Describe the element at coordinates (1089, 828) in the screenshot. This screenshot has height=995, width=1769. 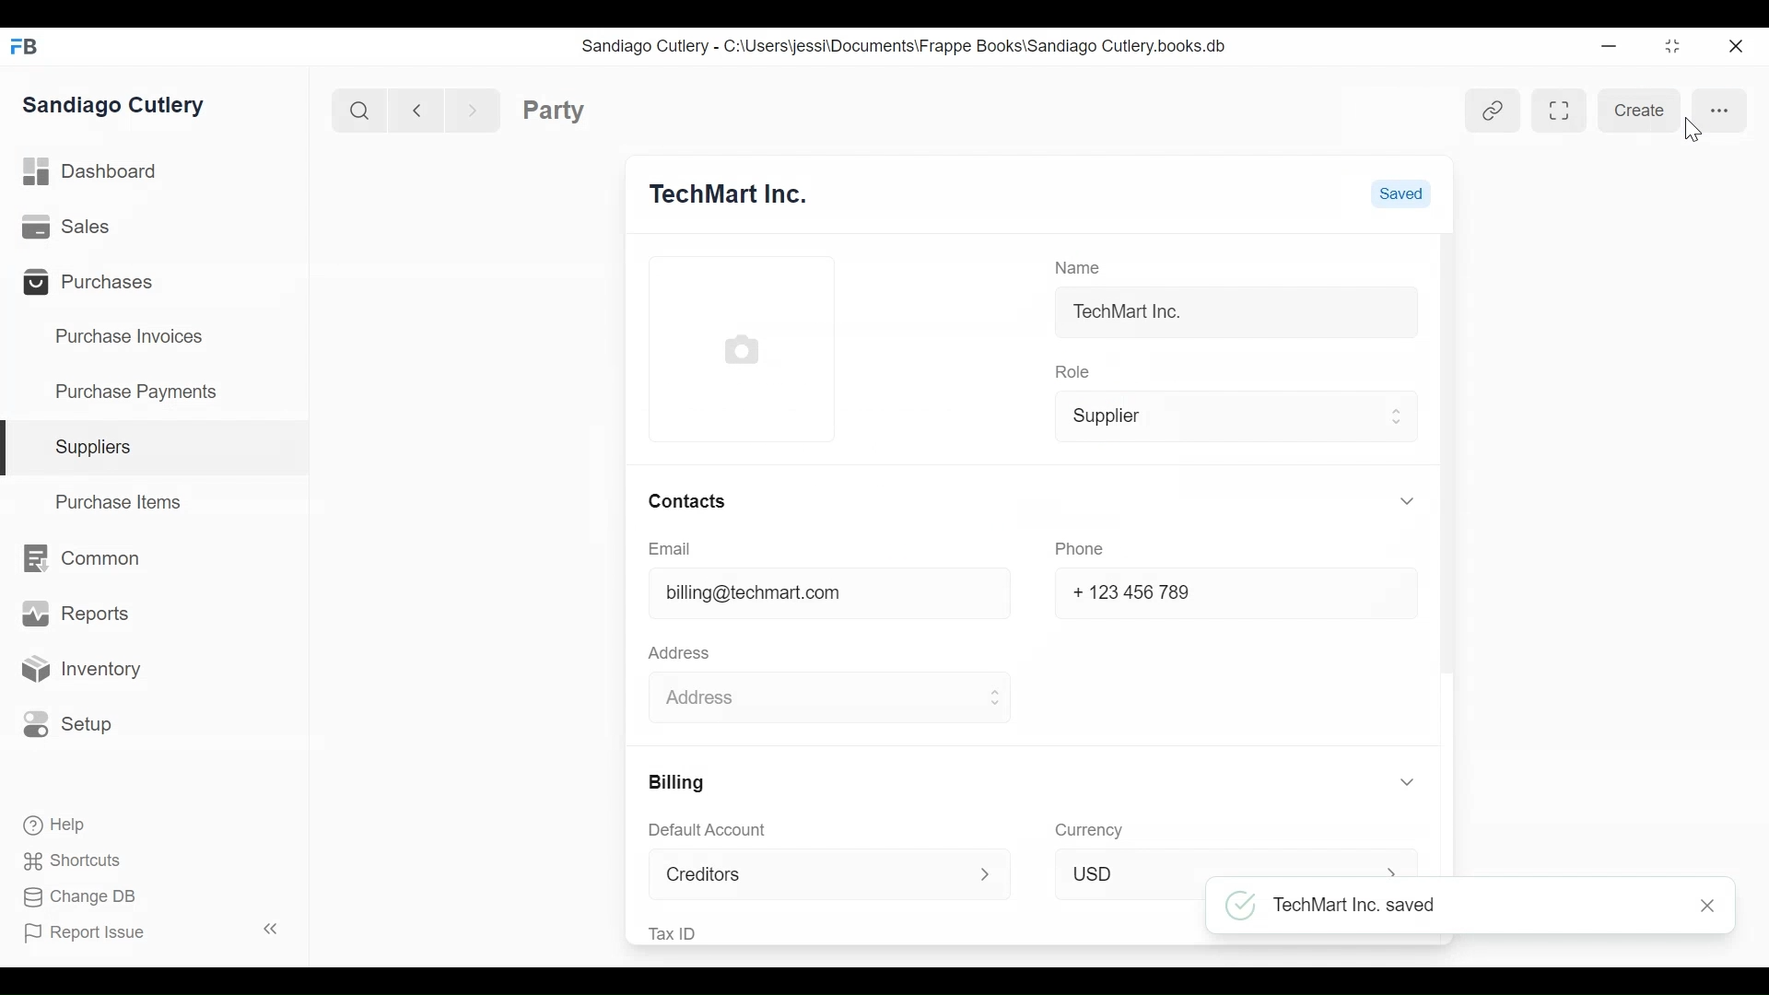
I see `Currency` at that location.